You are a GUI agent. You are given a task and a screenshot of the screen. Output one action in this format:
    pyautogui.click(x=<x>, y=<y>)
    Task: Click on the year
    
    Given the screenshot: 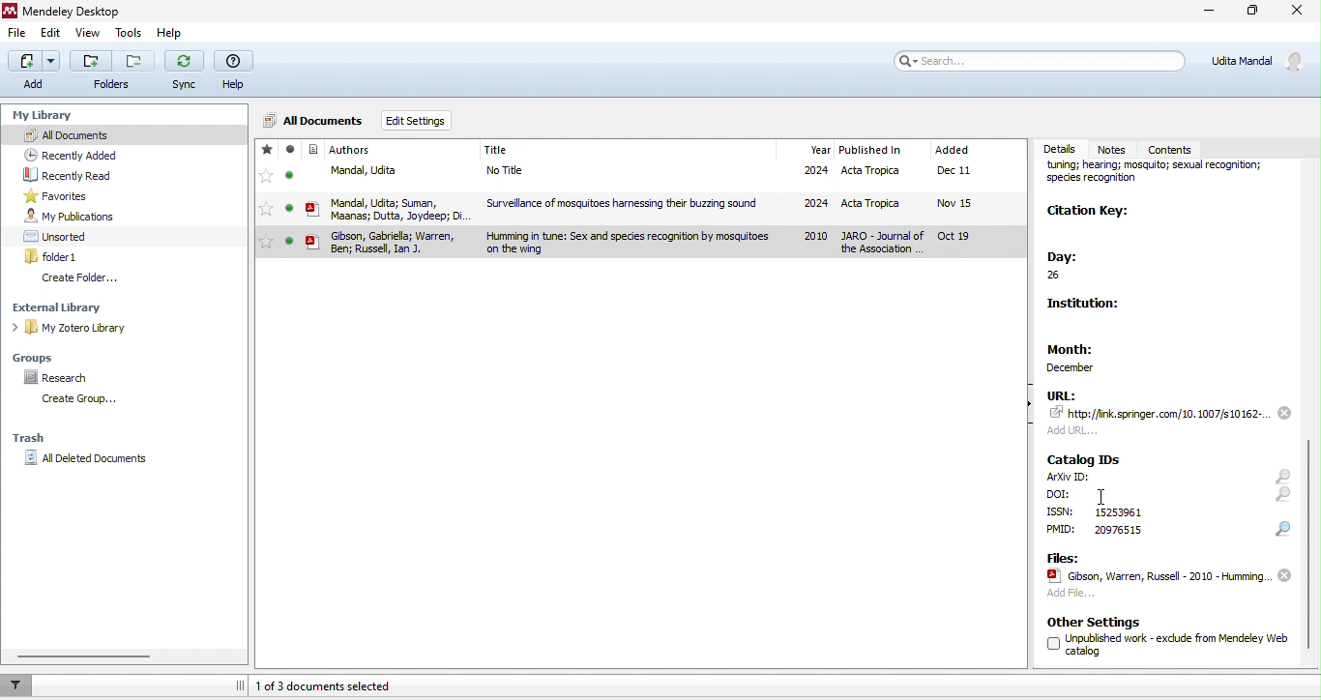 What is the action you would take?
    pyautogui.click(x=819, y=150)
    